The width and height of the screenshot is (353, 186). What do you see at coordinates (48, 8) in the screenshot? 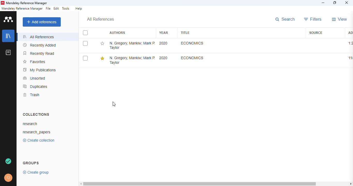
I see `file` at bounding box center [48, 8].